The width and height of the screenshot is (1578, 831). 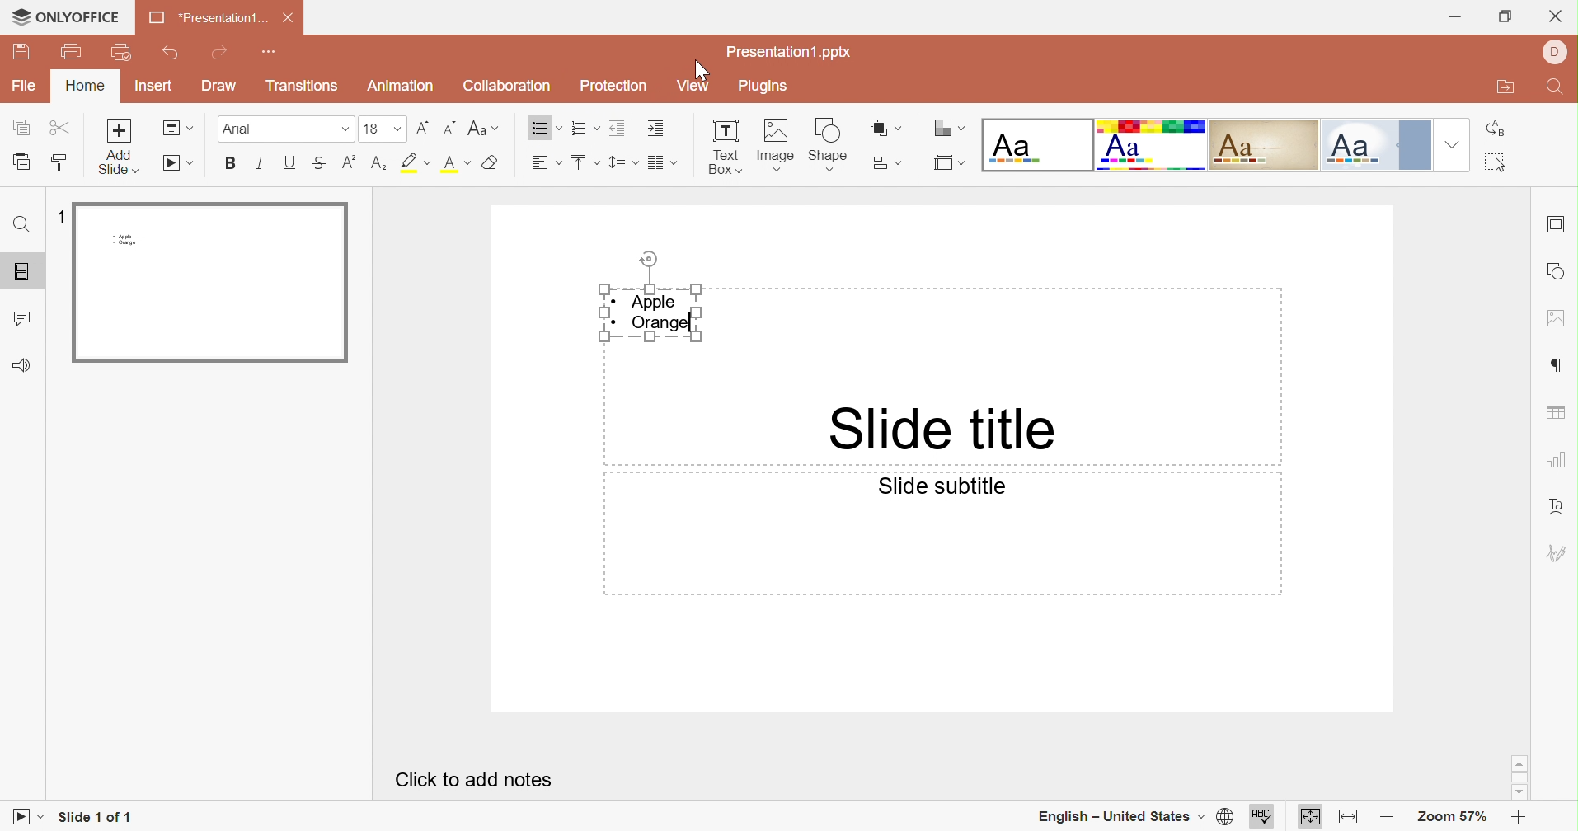 I want to click on Bullet, so click(x=614, y=301).